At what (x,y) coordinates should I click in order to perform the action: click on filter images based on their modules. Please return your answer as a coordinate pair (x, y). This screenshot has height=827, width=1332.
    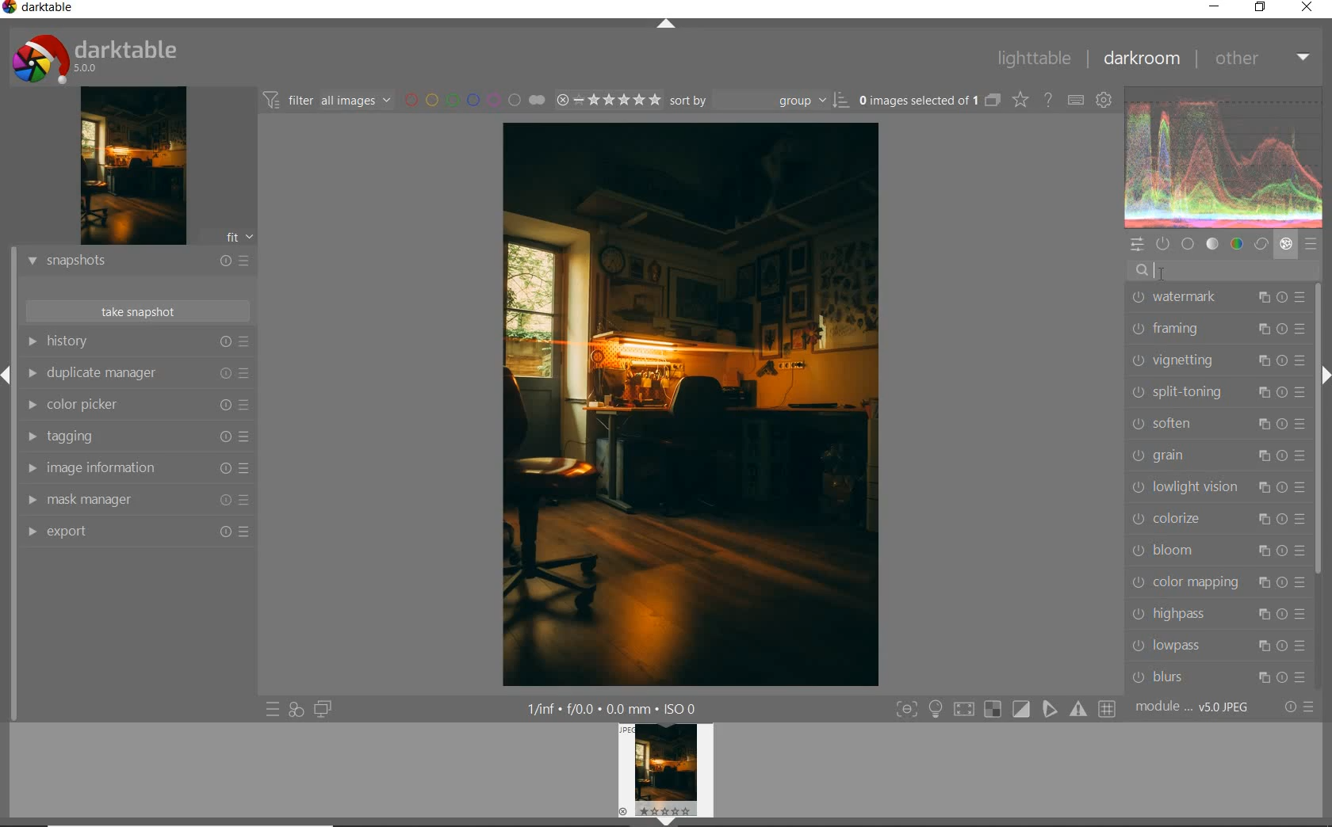
    Looking at the image, I should click on (327, 100).